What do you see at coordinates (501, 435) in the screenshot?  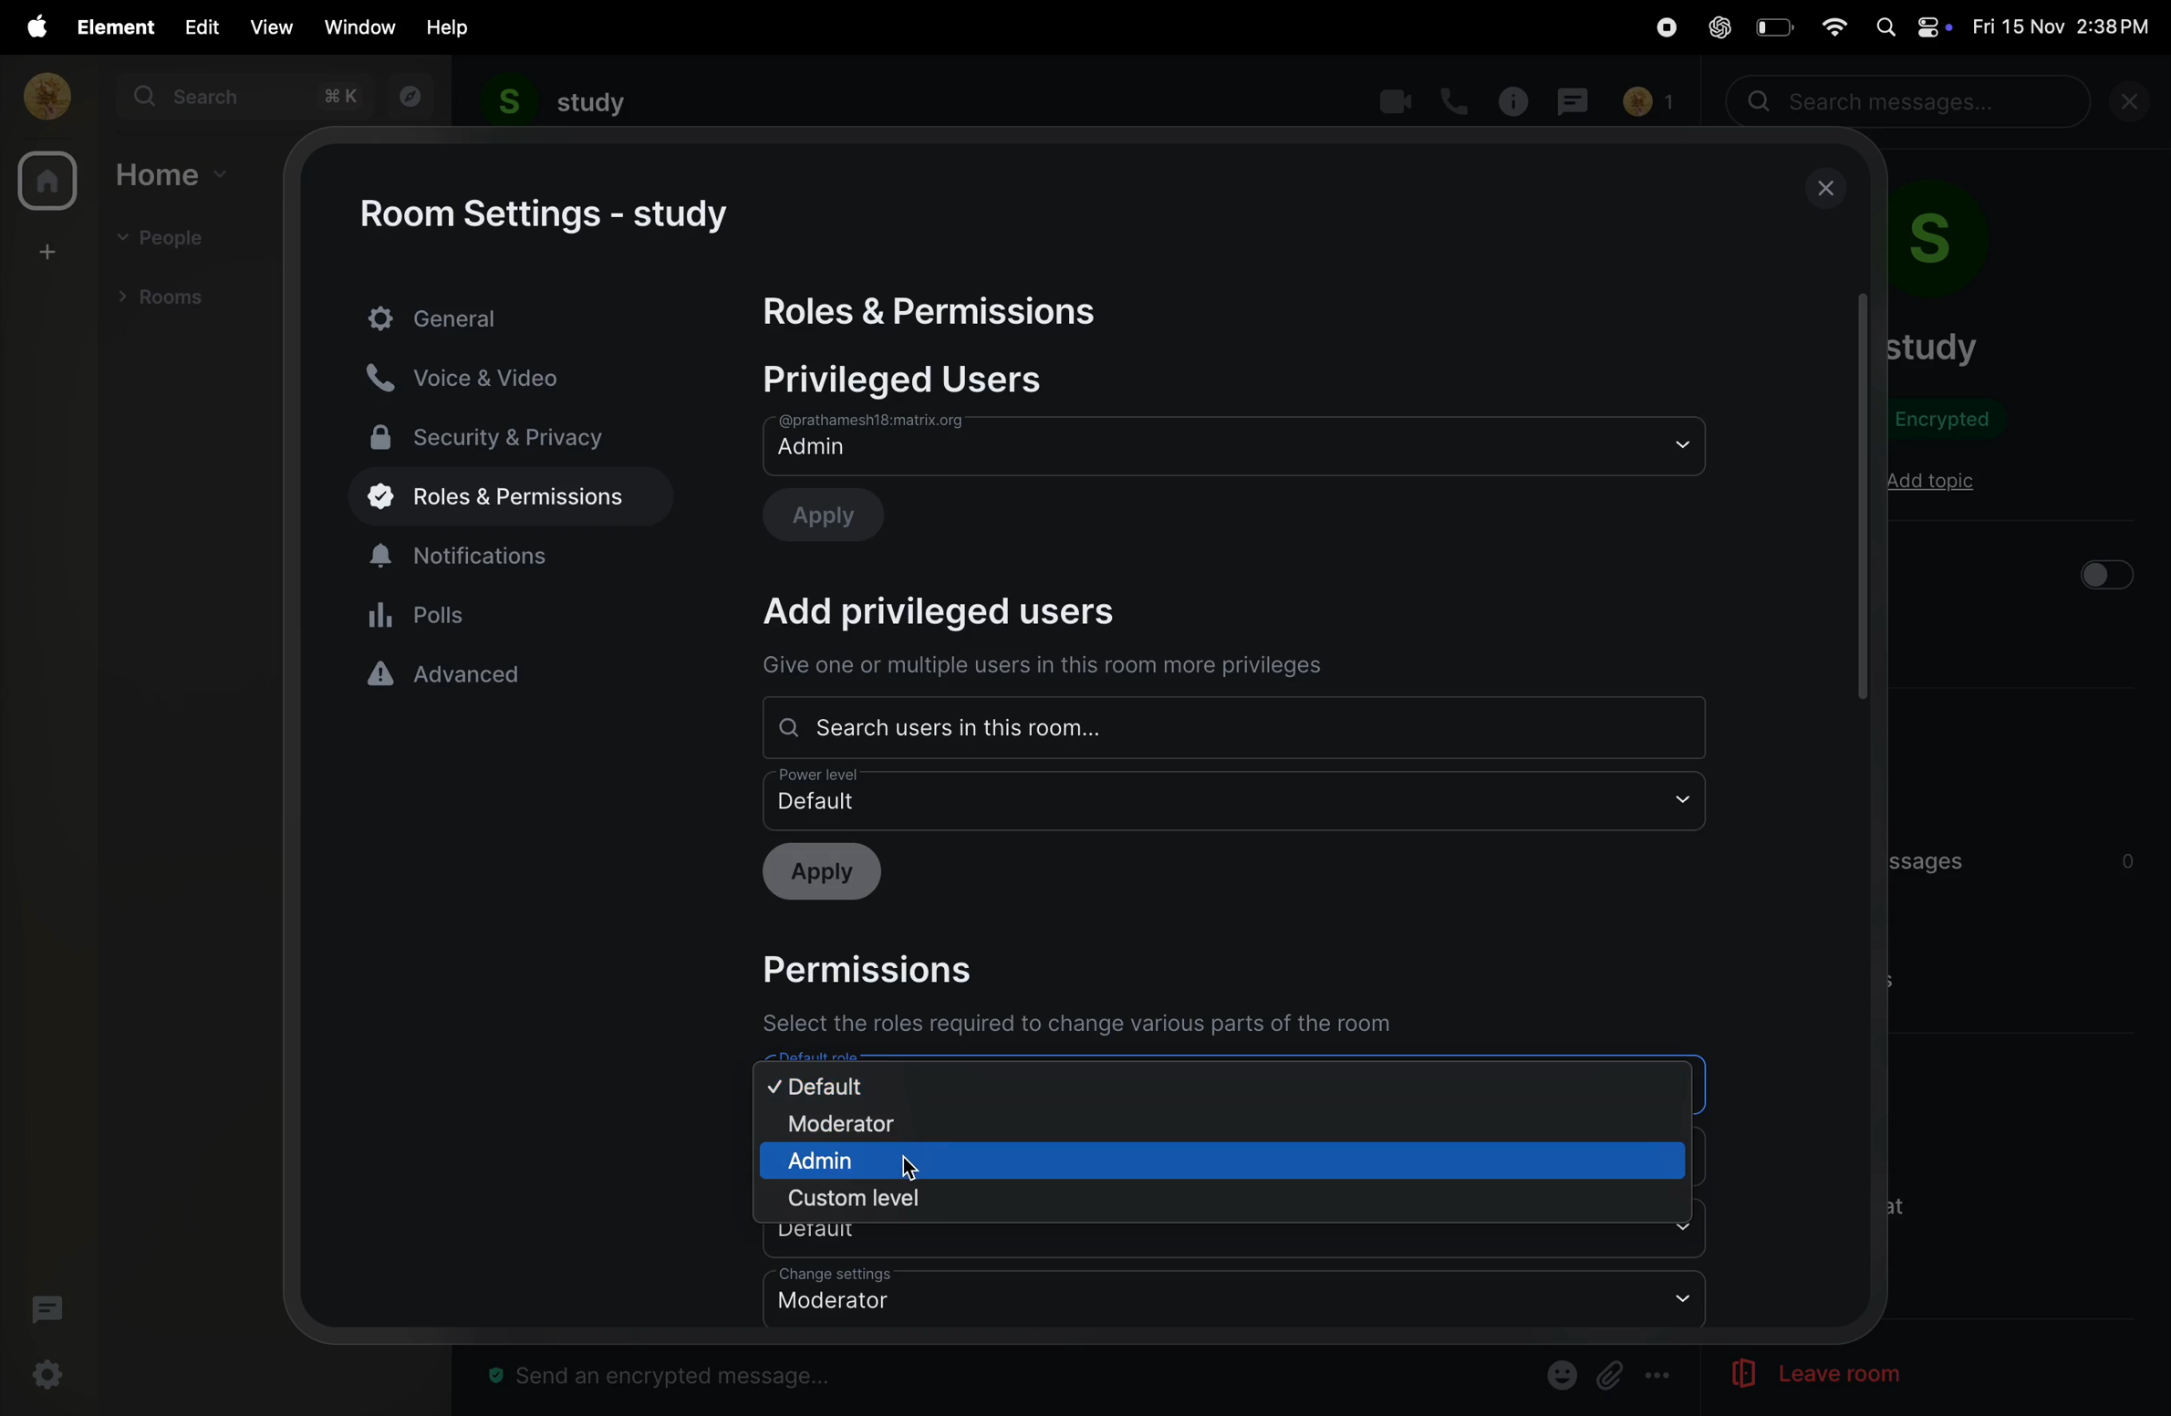 I see `security and privacy ` at bounding box center [501, 435].